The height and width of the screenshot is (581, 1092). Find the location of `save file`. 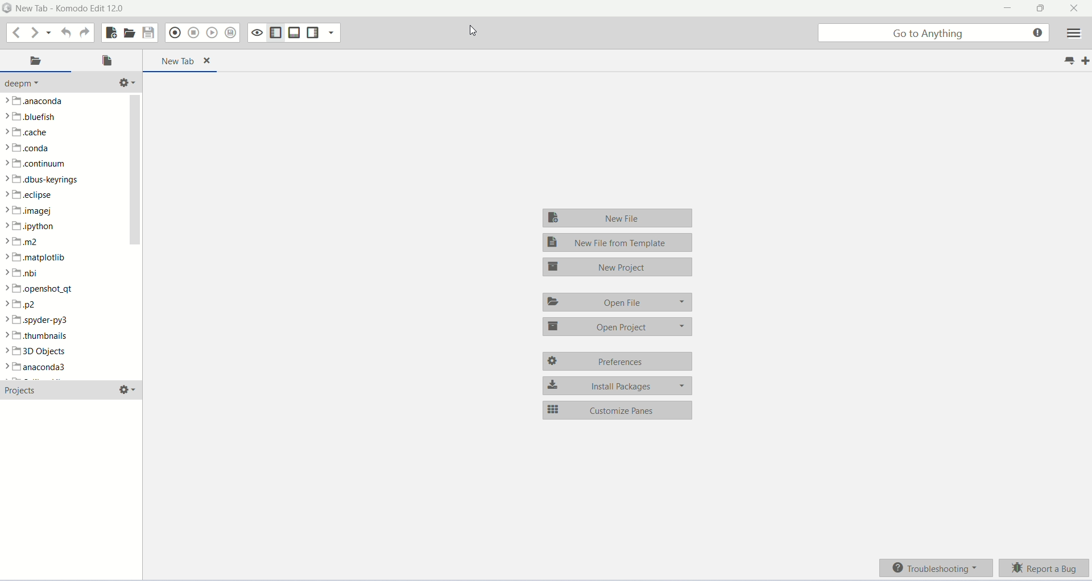

save file is located at coordinates (150, 33).